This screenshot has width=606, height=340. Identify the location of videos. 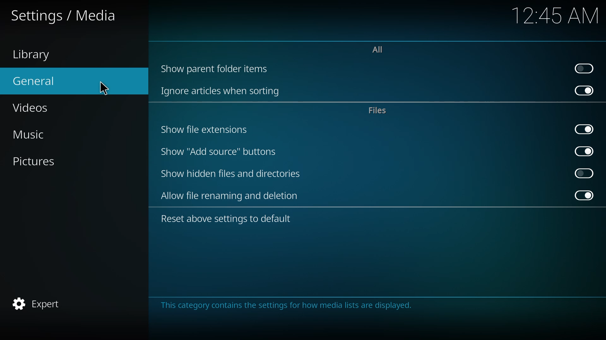
(33, 107).